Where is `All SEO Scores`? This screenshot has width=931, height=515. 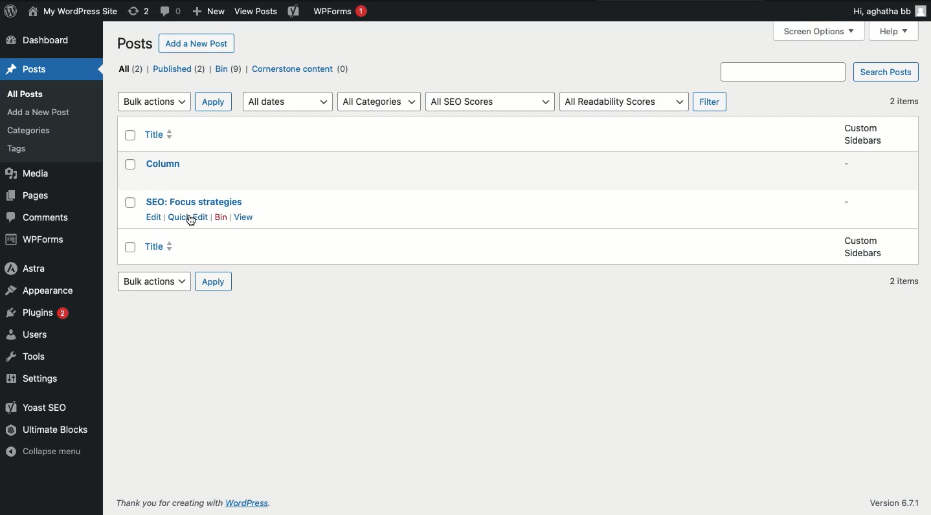 All SEO Scores is located at coordinates (491, 102).